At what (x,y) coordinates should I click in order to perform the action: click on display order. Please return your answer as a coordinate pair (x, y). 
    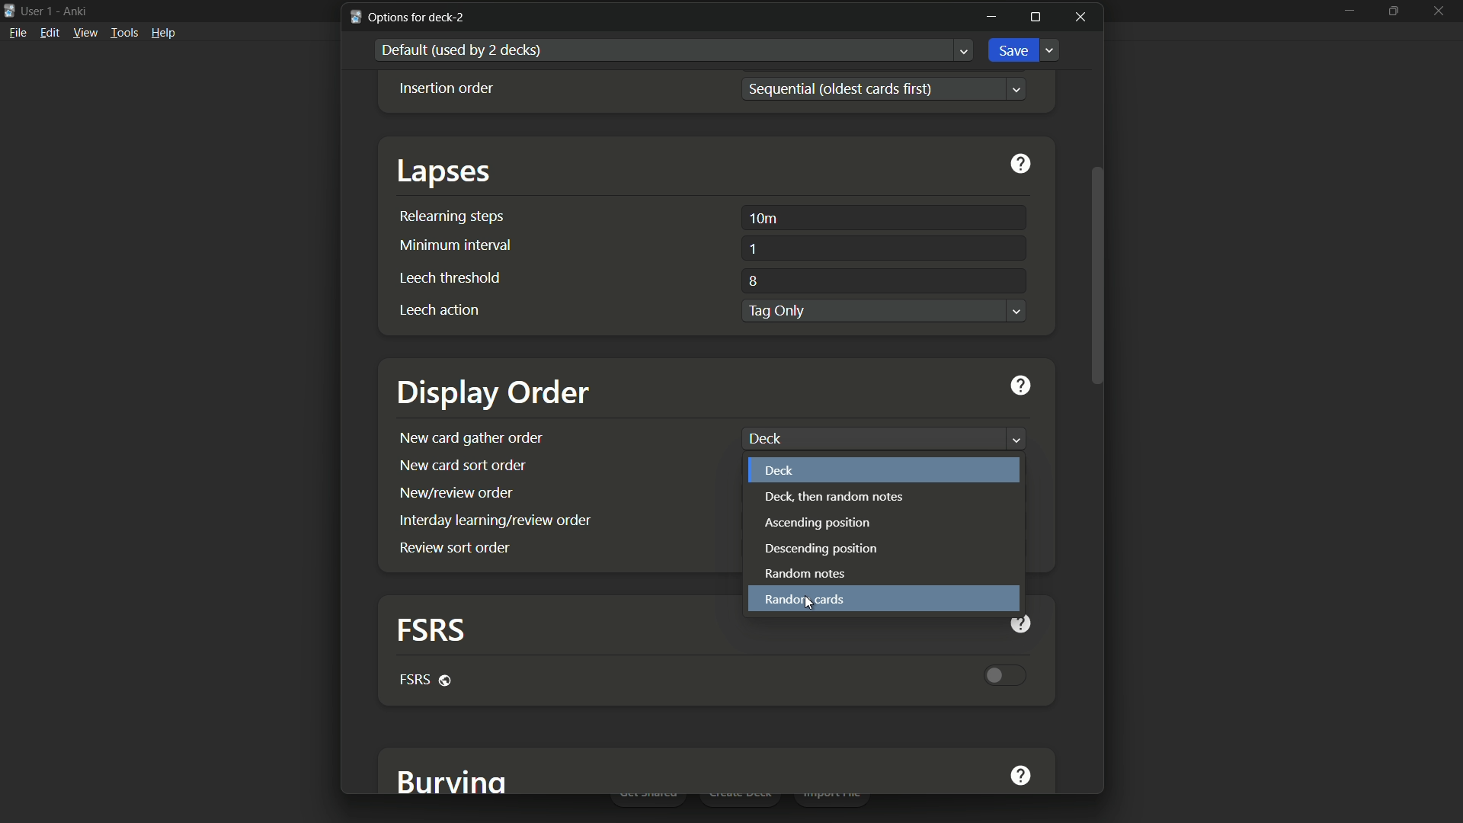
    Looking at the image, I should click on (495, 394).